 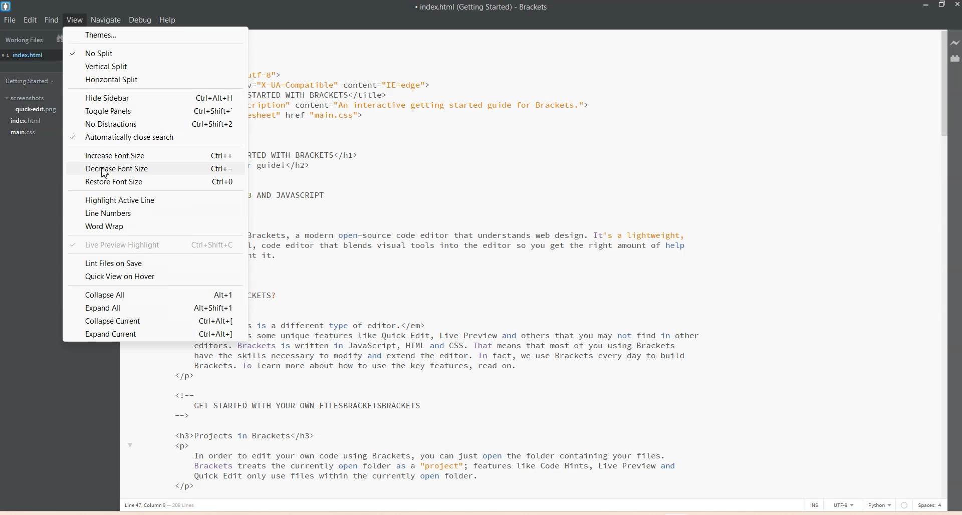 I want to click on Increase Font Size, so click(x=155, y=155).